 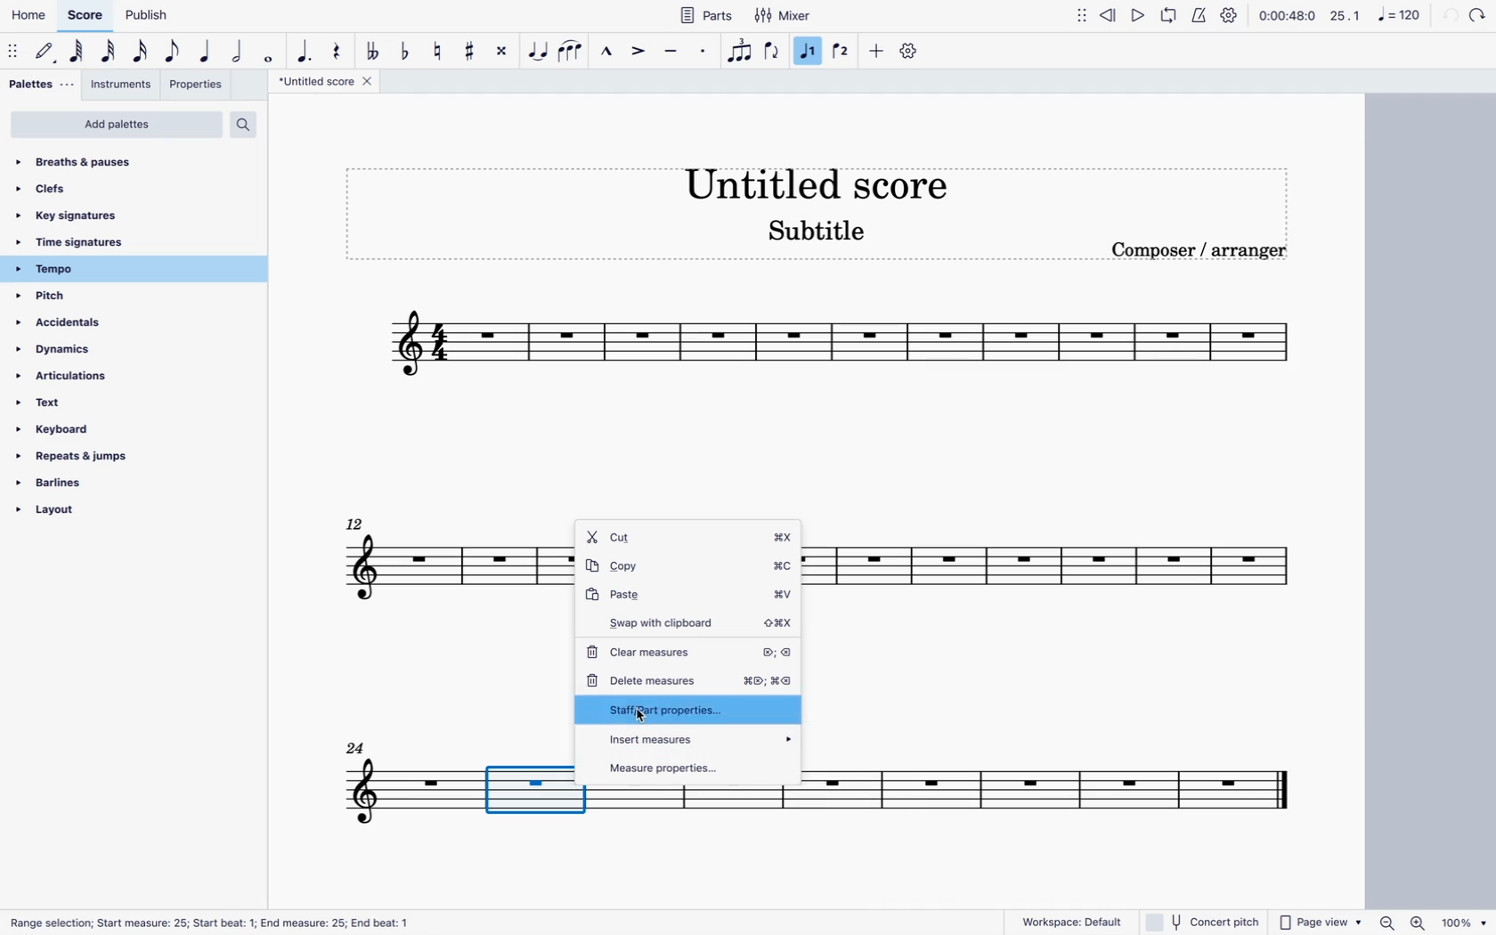 I want to click on tuplet, so click(x=739, y=52).